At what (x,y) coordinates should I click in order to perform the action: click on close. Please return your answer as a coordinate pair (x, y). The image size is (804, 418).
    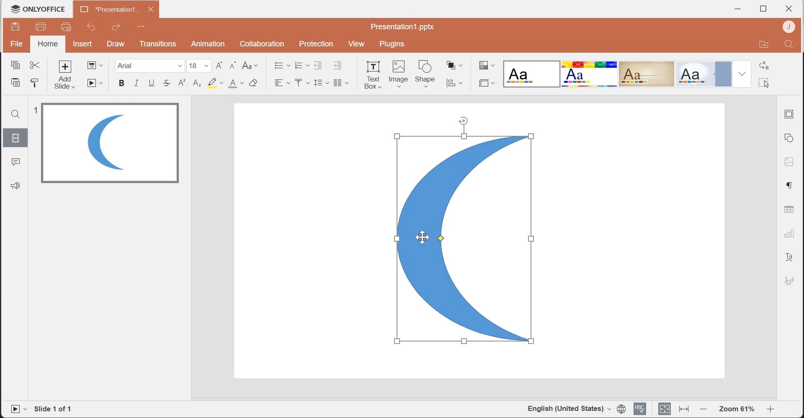
    Looking at the image, I should click on (789, 8).